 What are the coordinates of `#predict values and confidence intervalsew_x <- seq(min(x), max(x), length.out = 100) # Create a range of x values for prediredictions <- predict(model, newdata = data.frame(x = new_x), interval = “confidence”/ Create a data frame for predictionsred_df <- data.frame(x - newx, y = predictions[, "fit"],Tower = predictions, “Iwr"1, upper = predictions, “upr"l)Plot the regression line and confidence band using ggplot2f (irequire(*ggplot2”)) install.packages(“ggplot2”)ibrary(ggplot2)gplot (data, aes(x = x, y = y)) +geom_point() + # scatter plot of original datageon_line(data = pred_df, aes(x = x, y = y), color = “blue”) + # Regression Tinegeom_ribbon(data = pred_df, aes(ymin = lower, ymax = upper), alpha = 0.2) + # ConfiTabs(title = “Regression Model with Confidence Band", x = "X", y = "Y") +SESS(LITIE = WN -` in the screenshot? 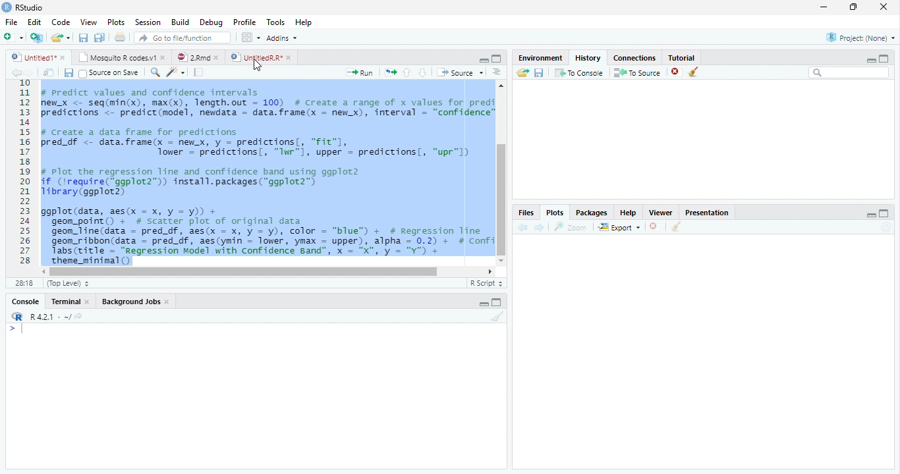 It's located at (266, 176).